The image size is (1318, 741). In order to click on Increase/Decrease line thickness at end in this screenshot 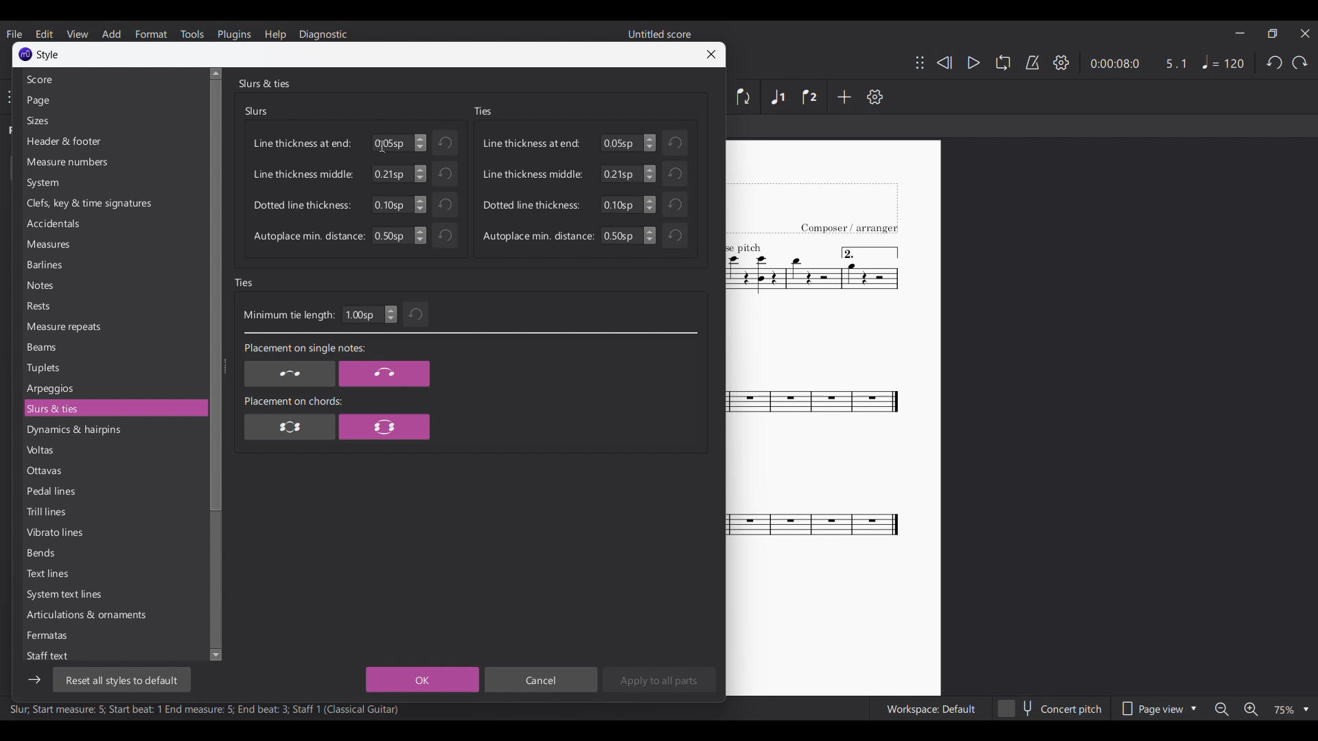, I will do `click(421, 143)`.